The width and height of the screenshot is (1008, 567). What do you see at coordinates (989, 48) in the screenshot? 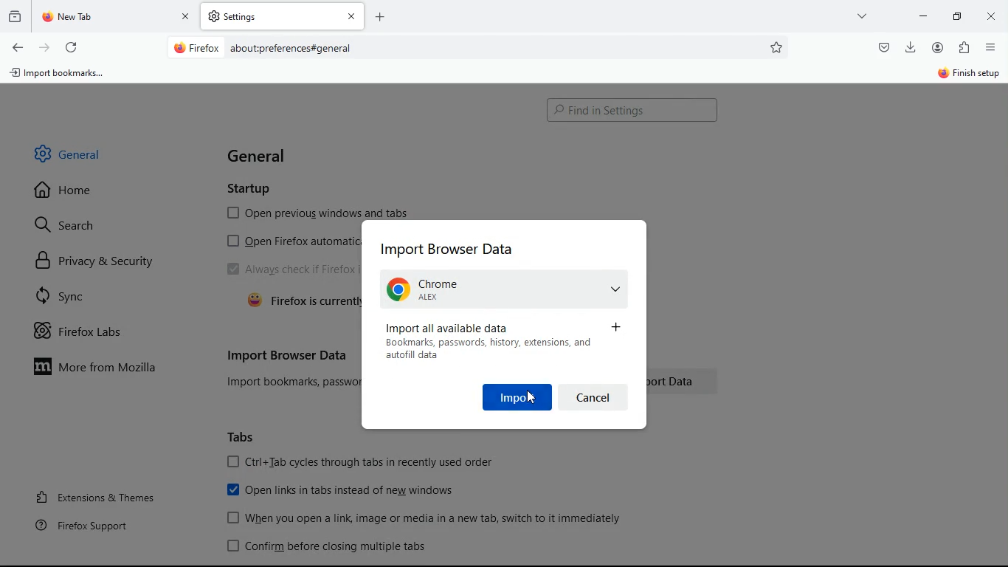
I see `menu` at bounding box center [989, 48].